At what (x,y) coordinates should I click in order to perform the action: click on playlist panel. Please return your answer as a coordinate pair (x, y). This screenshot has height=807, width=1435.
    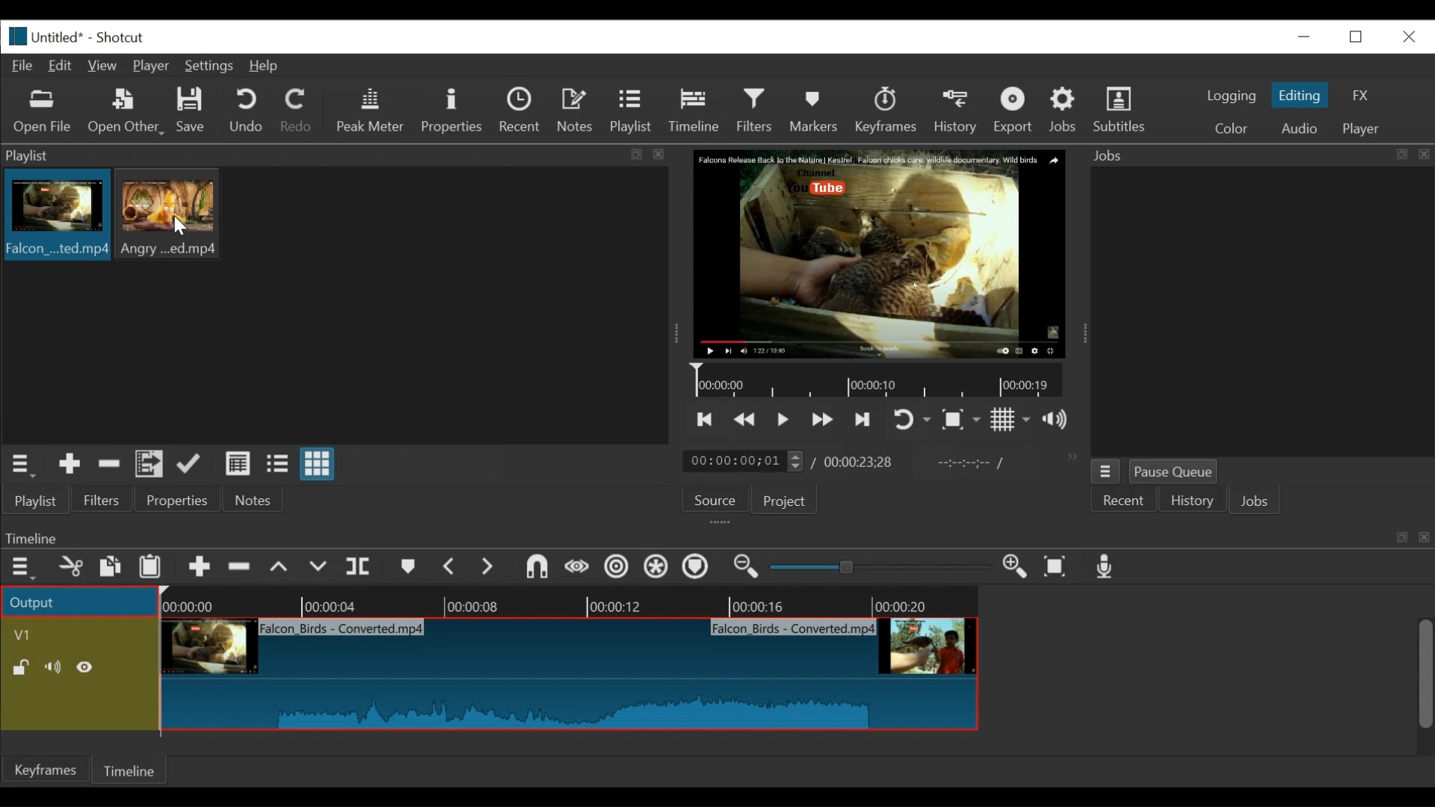
    Looking at the image, I should click on (329, 155).